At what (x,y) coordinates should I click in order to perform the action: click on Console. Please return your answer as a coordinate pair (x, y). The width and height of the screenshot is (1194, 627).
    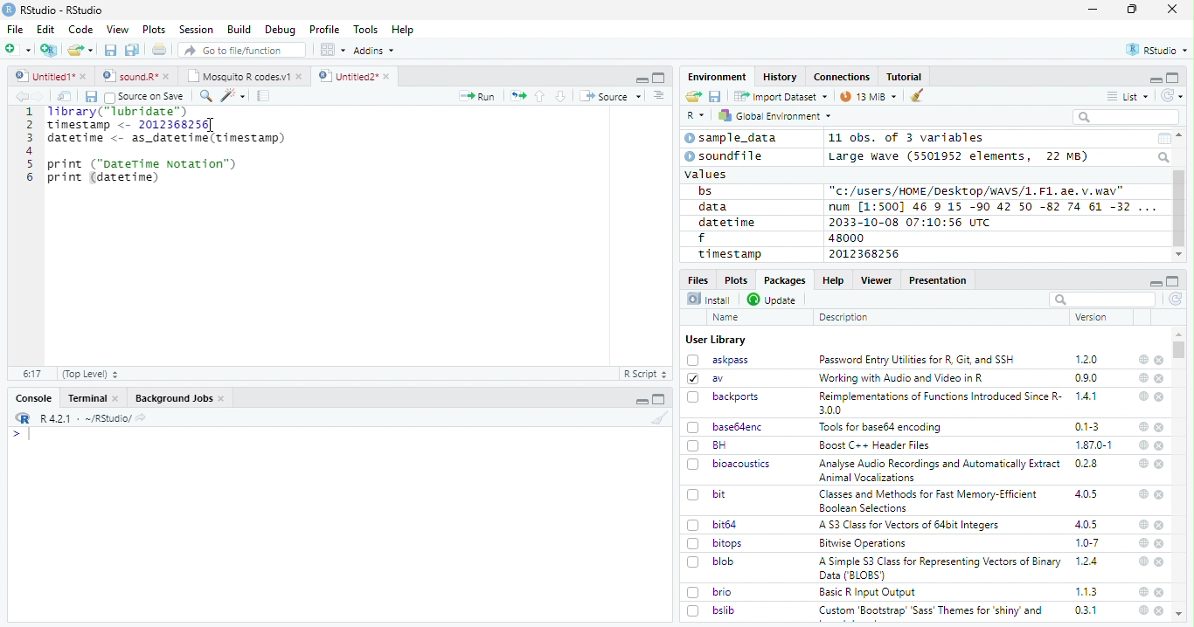
    Looking at the image, I should click on (33, 398).